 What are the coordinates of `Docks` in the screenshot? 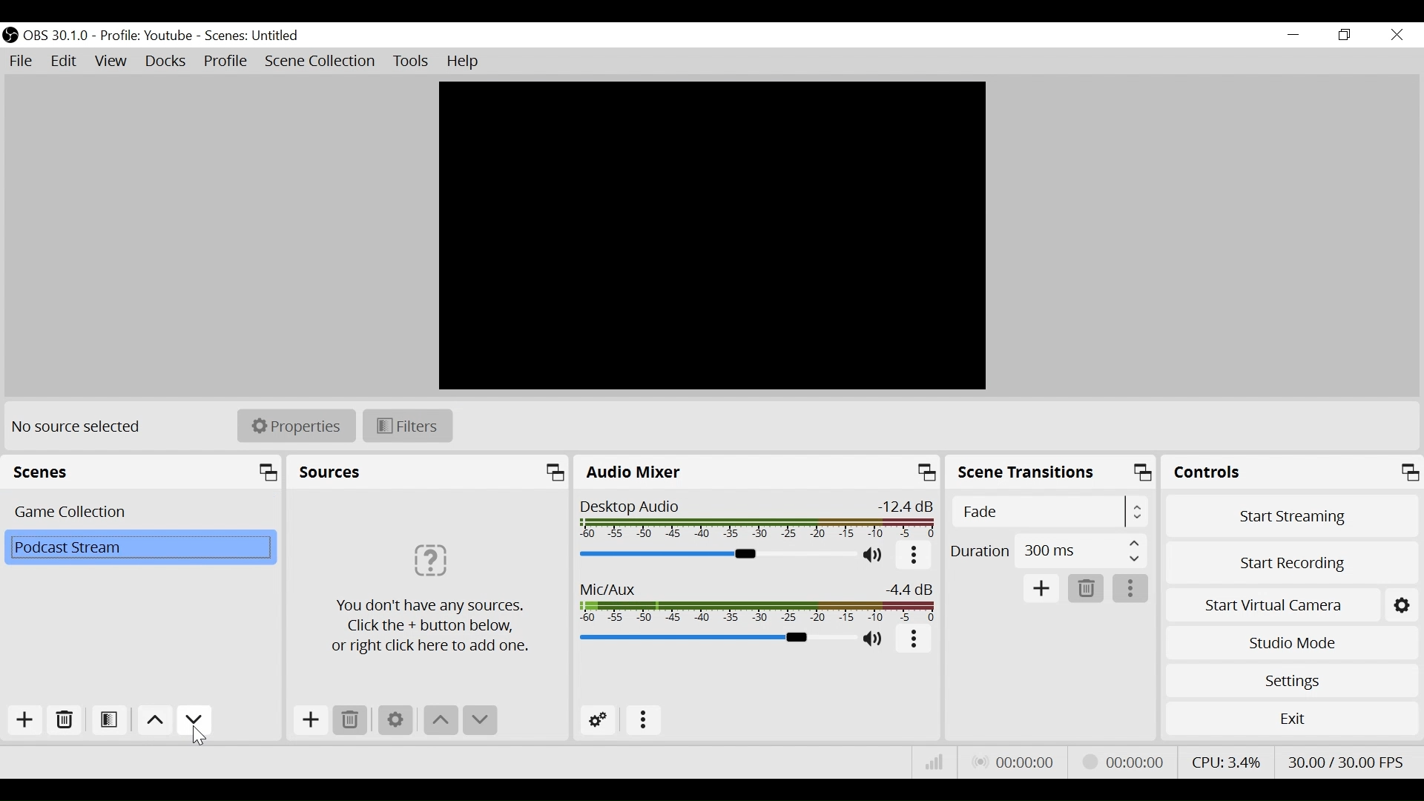 It's located at (165, 63).